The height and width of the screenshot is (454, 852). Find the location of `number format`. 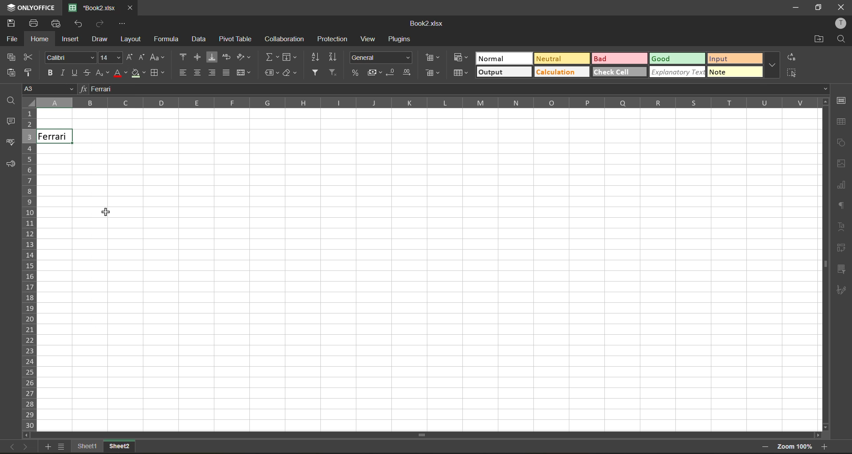

number format is located at coordinates (381, 58).